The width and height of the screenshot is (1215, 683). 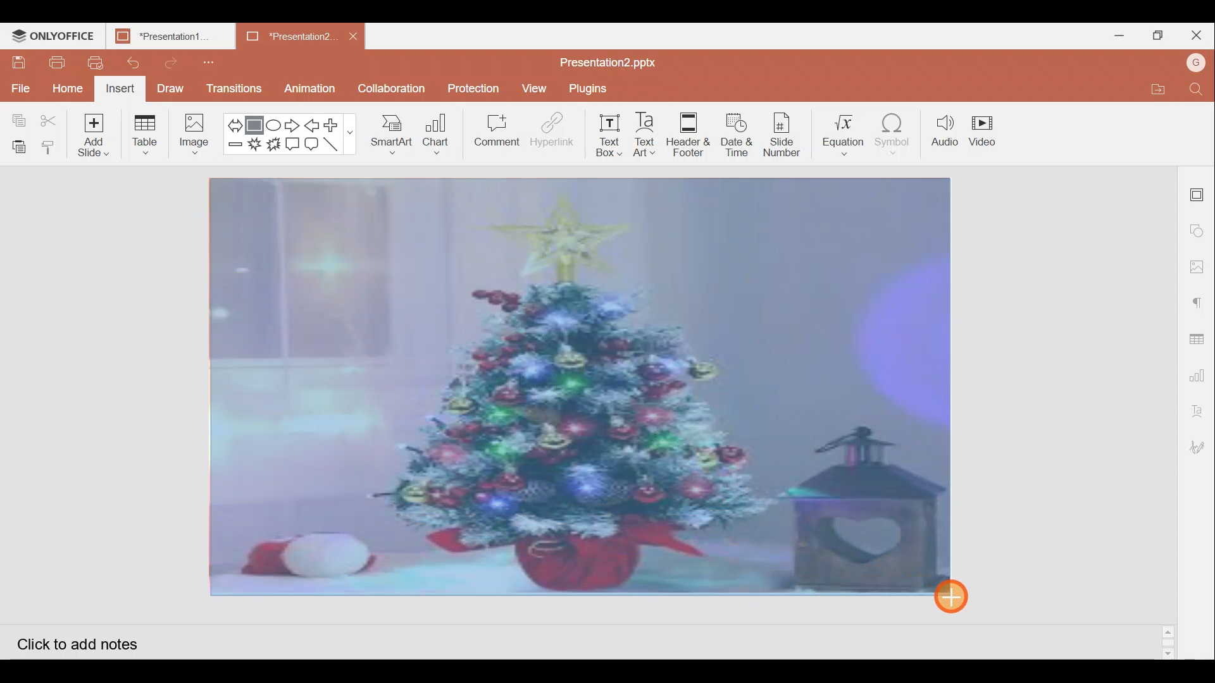 What do you see at coordinates (312, 124) in the screenshot?
I see `Left arrow` at bounding box center [312, 124].